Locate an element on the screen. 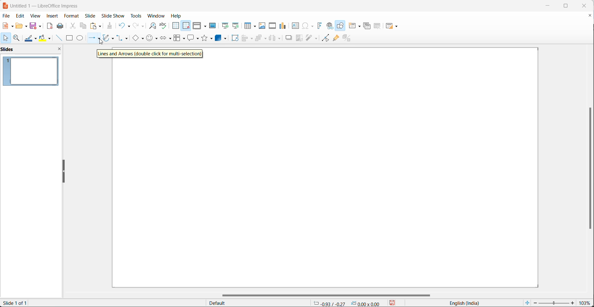  Untitled 1- LibreOffice impress is located at coordinates (44, 6).